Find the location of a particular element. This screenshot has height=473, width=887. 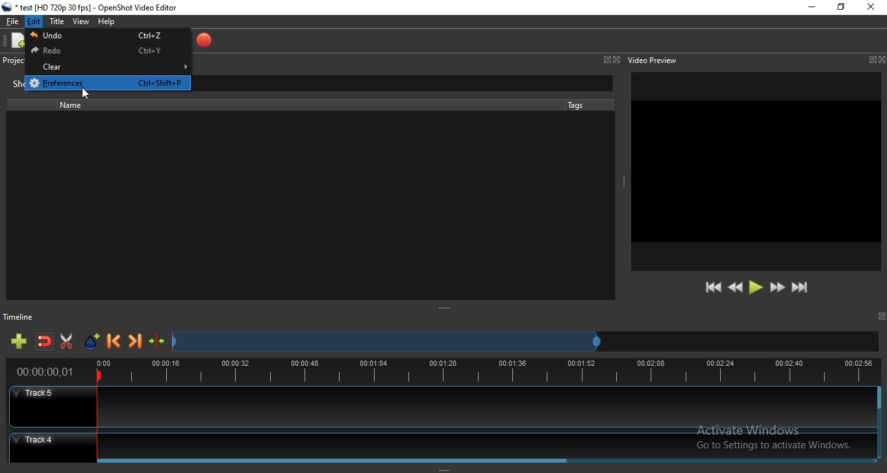

name is located at coordinates (75, 105).